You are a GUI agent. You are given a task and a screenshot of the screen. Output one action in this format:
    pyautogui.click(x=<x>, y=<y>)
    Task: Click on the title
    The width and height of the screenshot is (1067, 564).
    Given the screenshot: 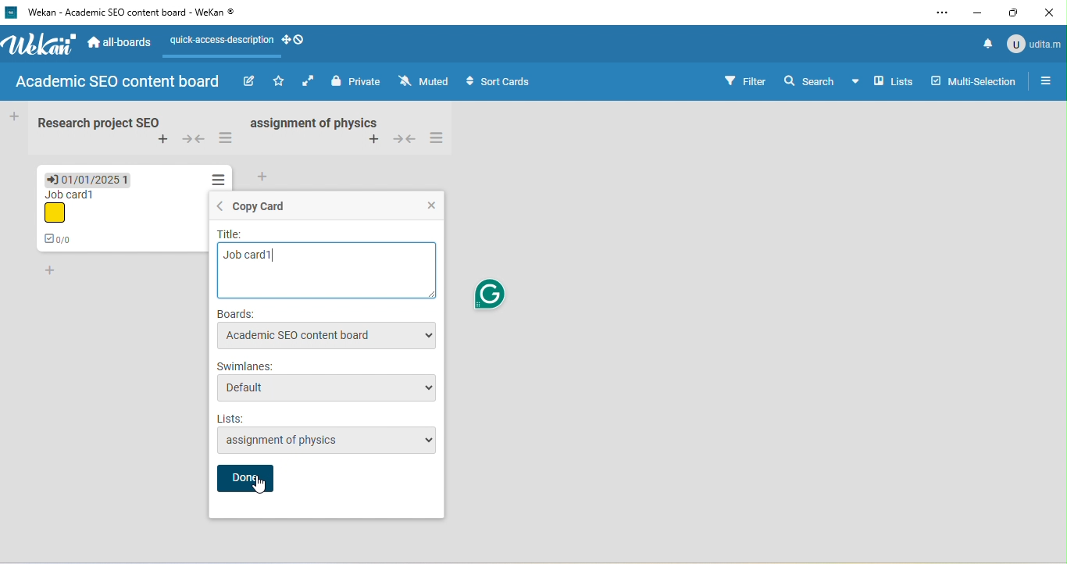 What is the action you would take?
    pyautogui.click(x=234, y=232)
    